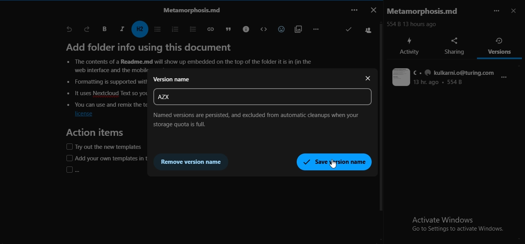 This screenshot has width=525, height=244. Describe the element at coordinates (354, 10) in the screenshot. I see `...` at that location.